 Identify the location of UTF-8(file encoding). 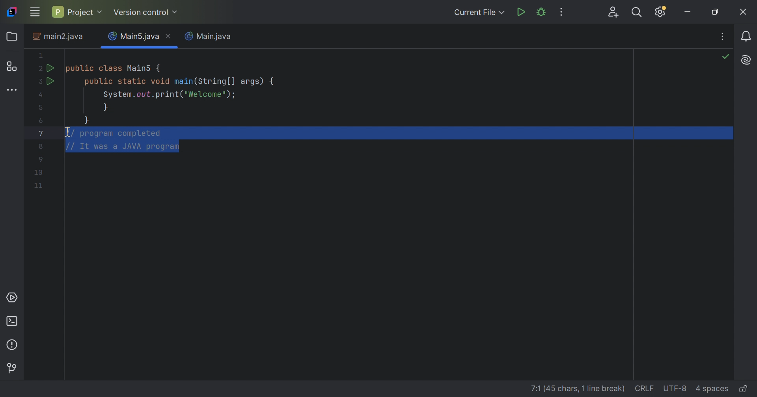
(675, 389).